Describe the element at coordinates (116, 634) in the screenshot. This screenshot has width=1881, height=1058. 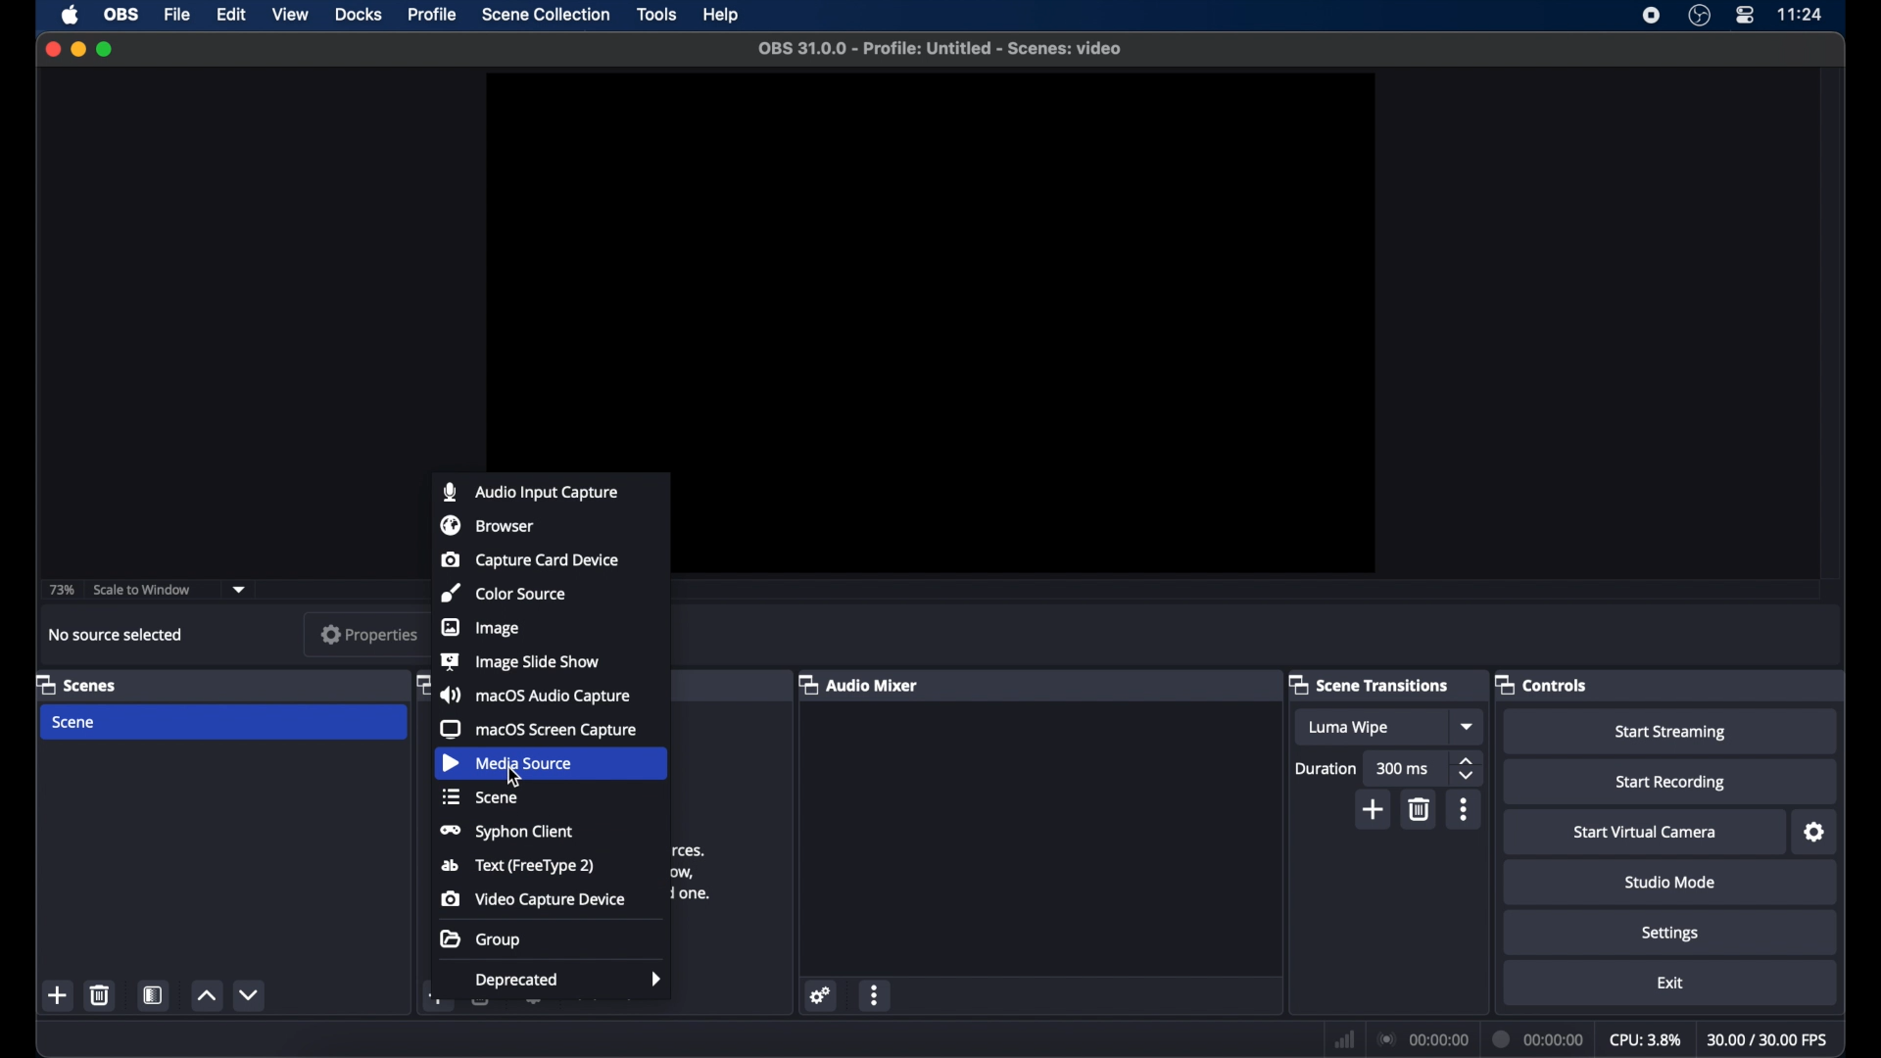
I see `no source selected` at that location.